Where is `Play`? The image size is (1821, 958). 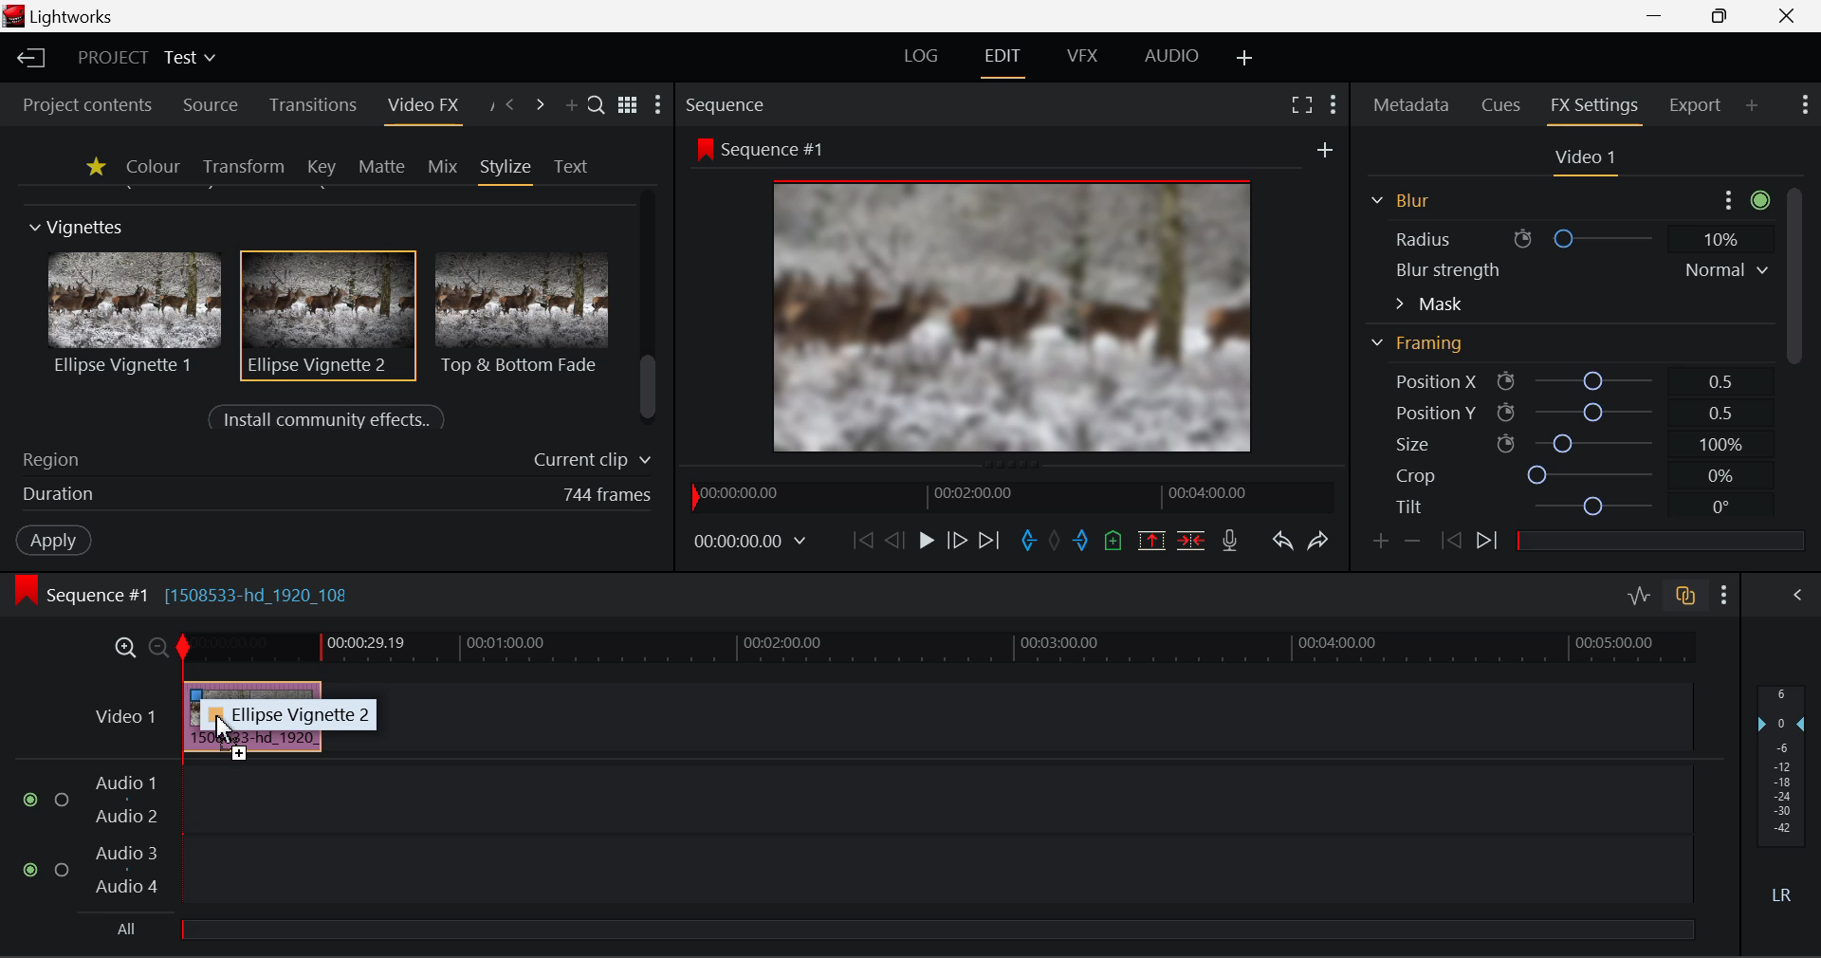 Play is located at coordinates (924, 541).